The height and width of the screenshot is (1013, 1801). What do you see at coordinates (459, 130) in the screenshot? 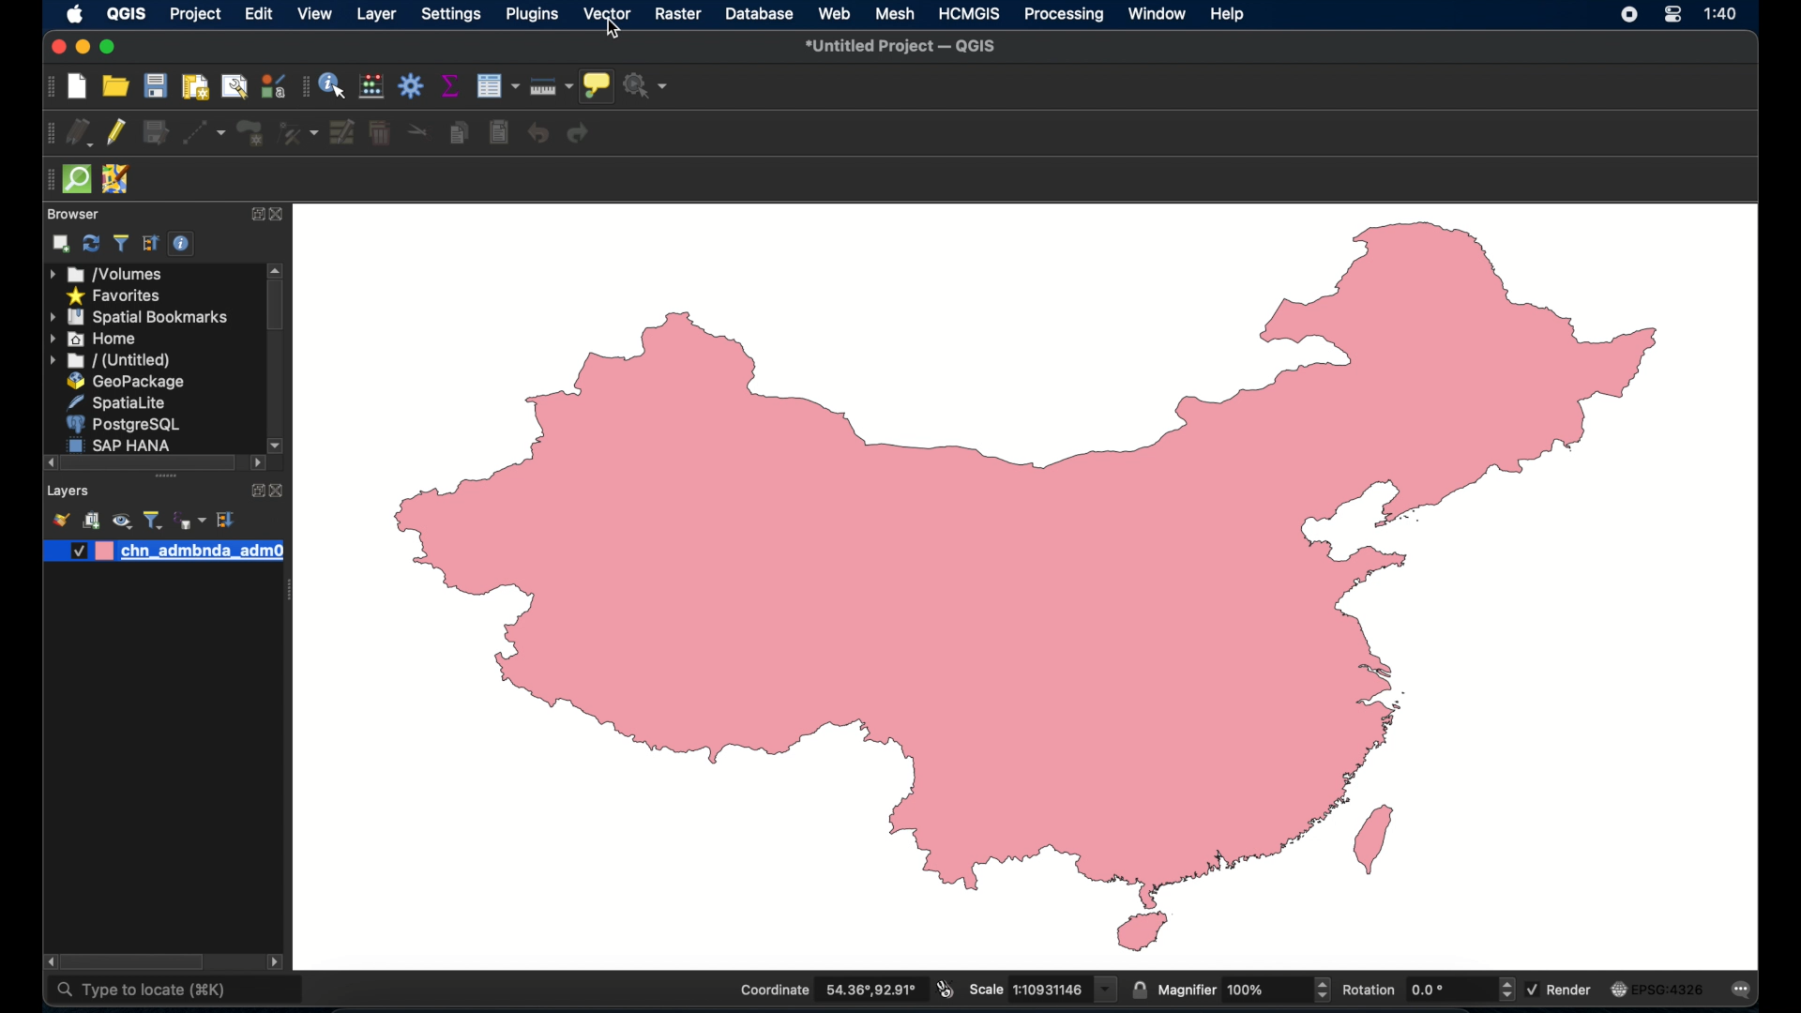
I see `copy features` at bounding box center [459, 130].